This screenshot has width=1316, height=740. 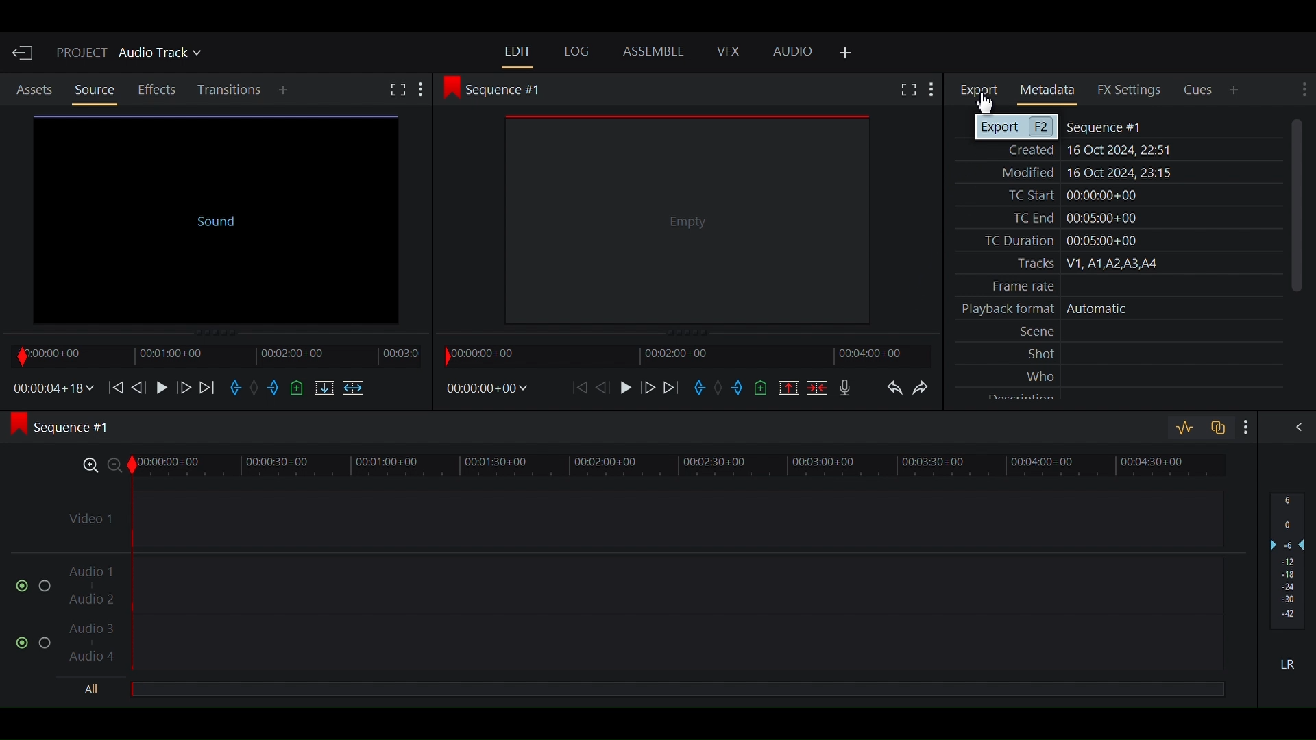 I want to click on Edit, so click(x=517, y=51).